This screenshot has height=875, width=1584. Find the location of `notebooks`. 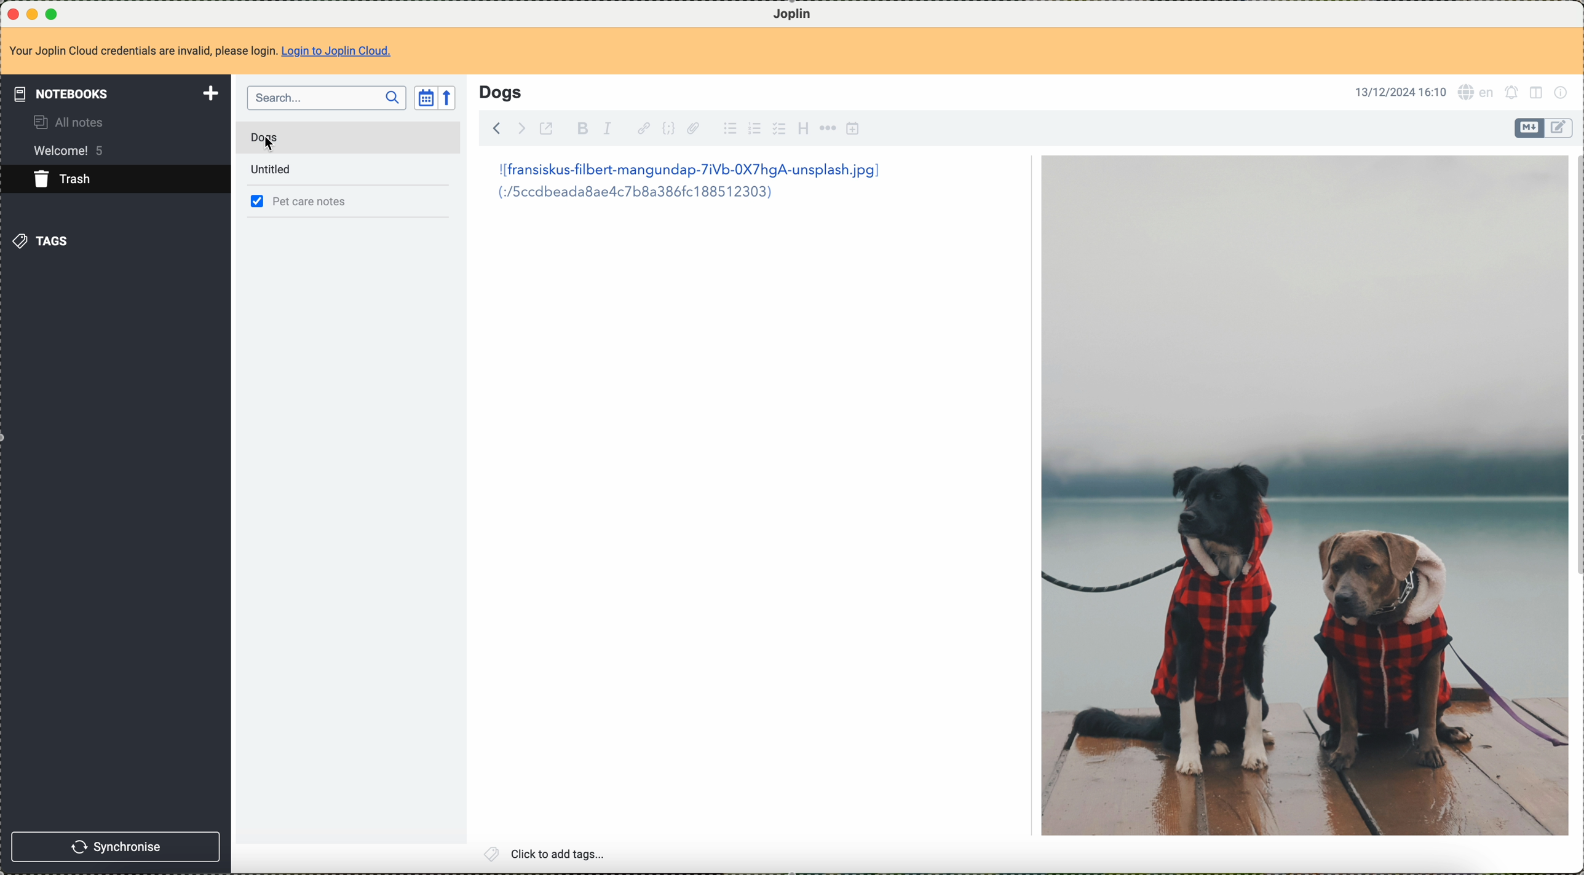

notebooks is located at coordinates (115, 92).